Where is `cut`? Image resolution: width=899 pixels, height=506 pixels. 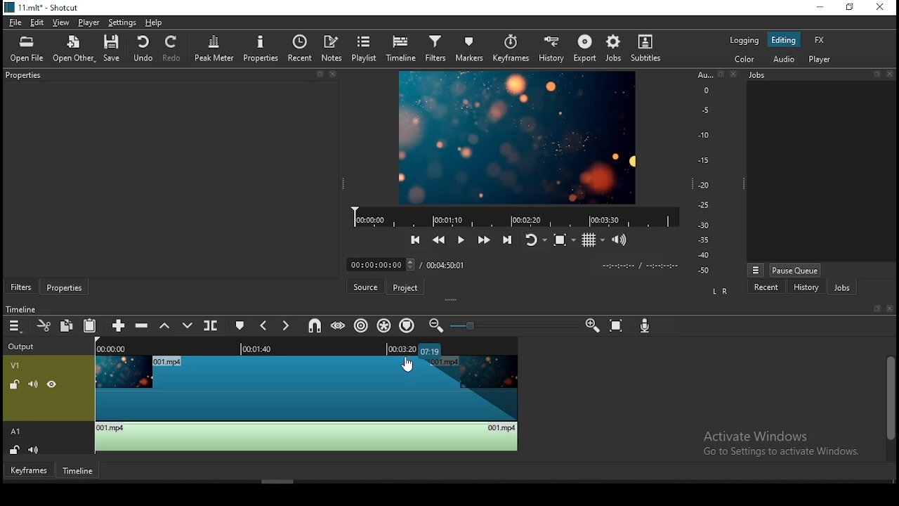 cut is located at coordinates (41, 325).